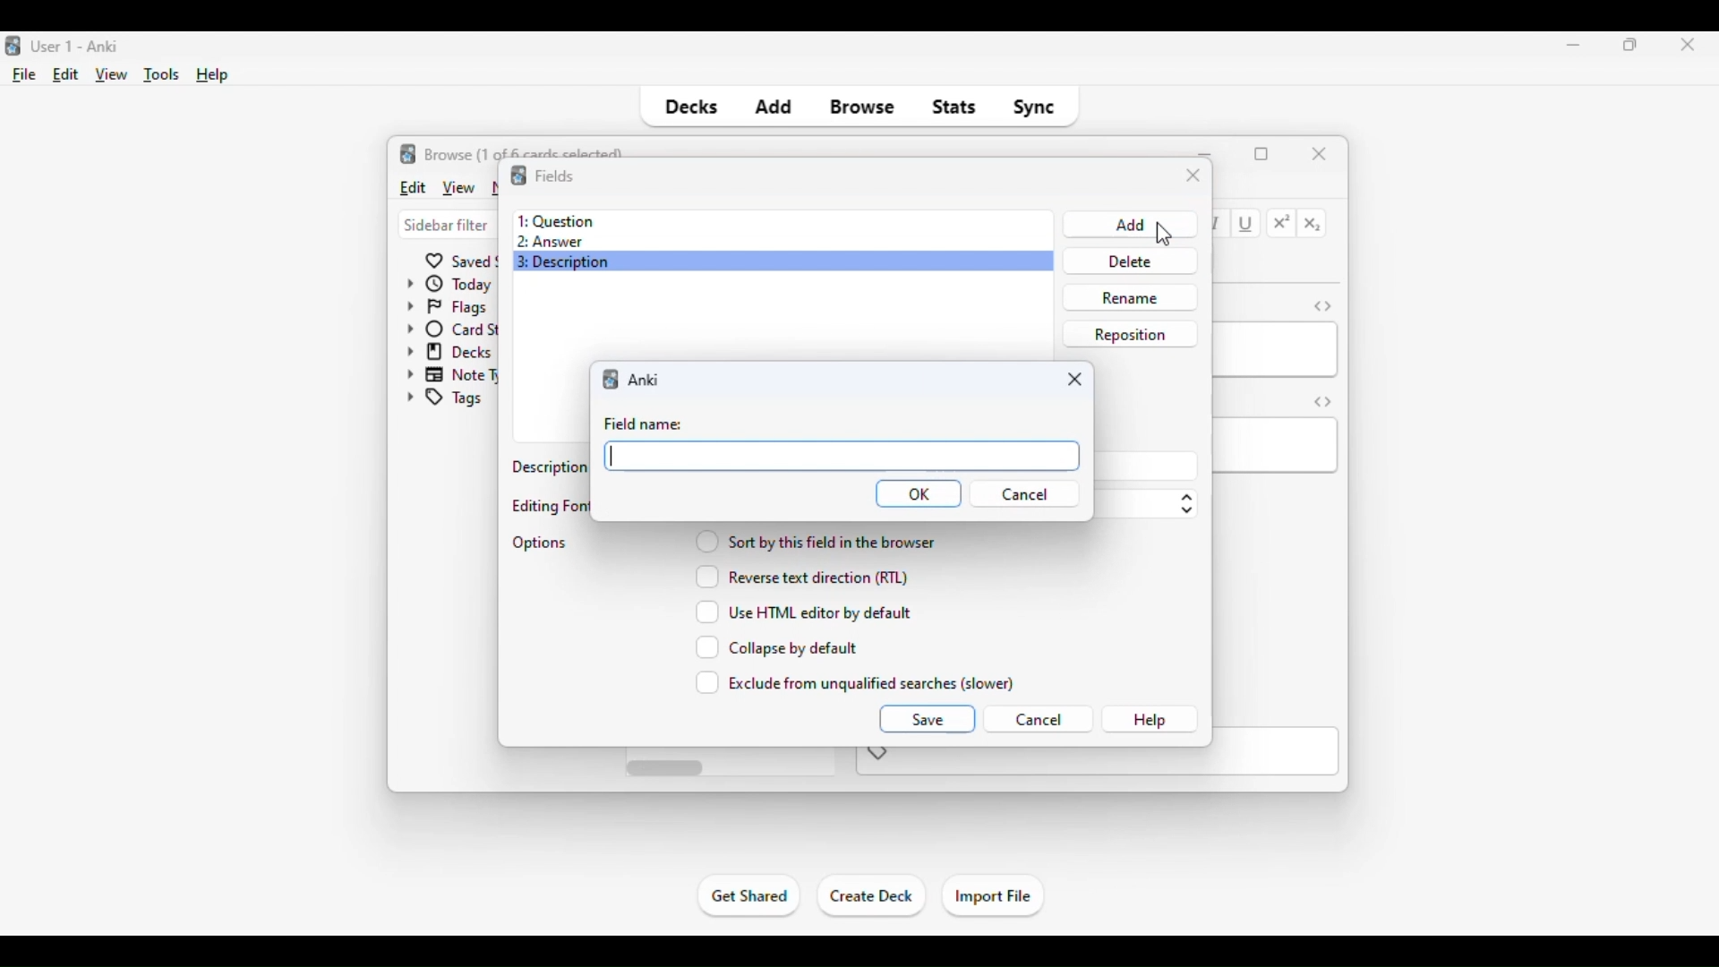  I want to click on superscript, so click(1282, 223).